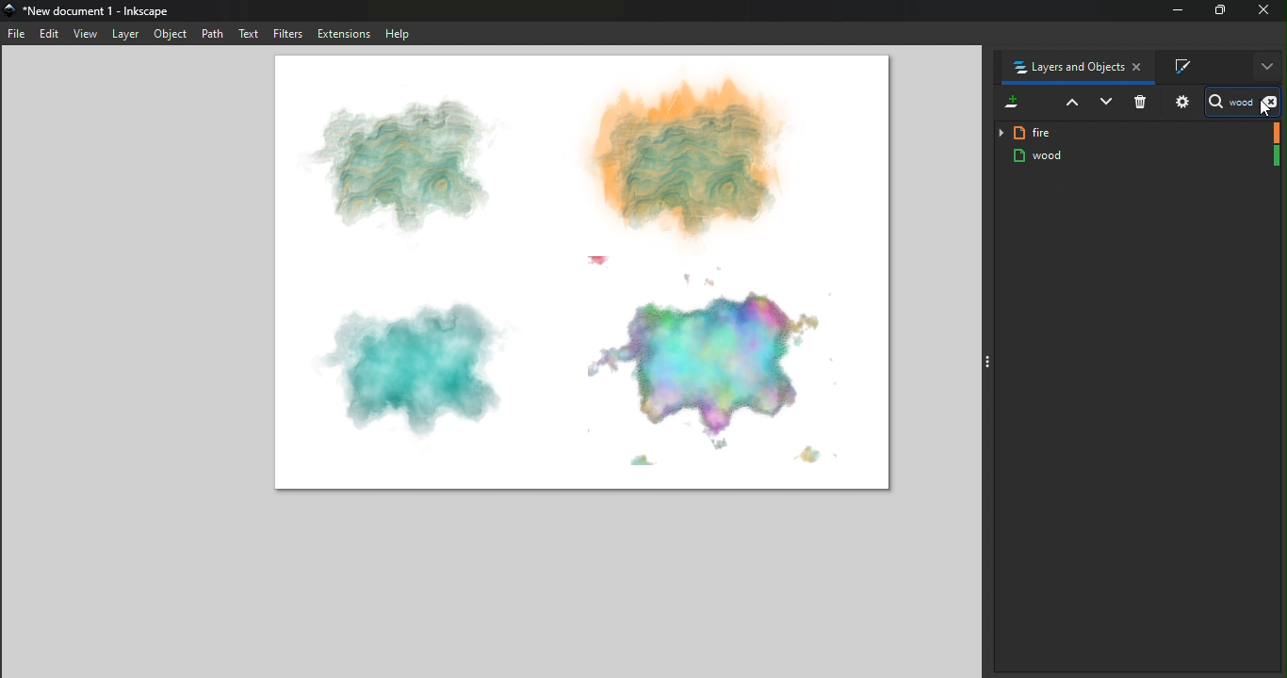 The width and height of the screenshot is (1287, 678). Describe the element at coordinates (10, 10) in the screenshot. I see `app icon` at that location.